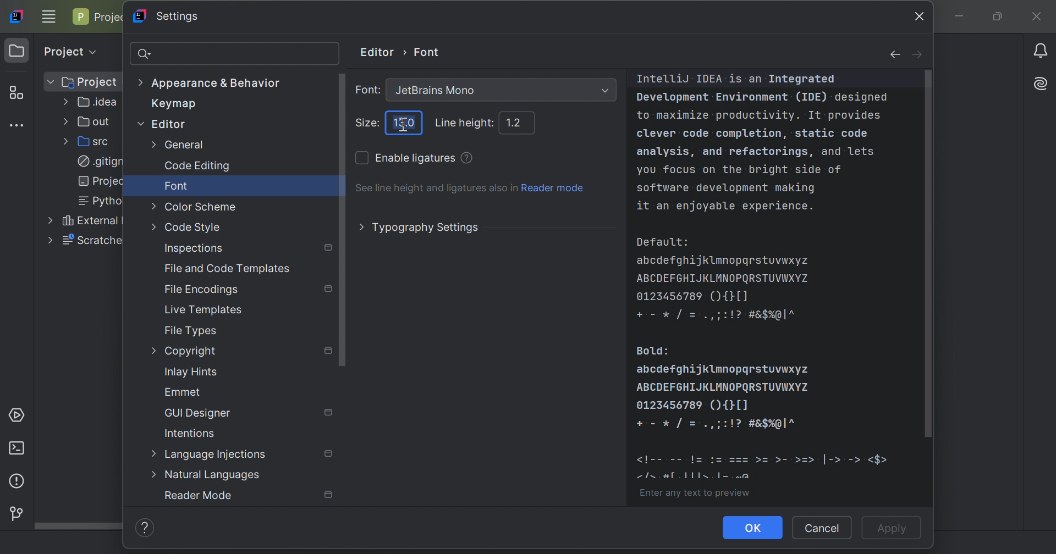 The width and height of the screenshot is (1056, 554). I want to click on Size, so click(367, 123).